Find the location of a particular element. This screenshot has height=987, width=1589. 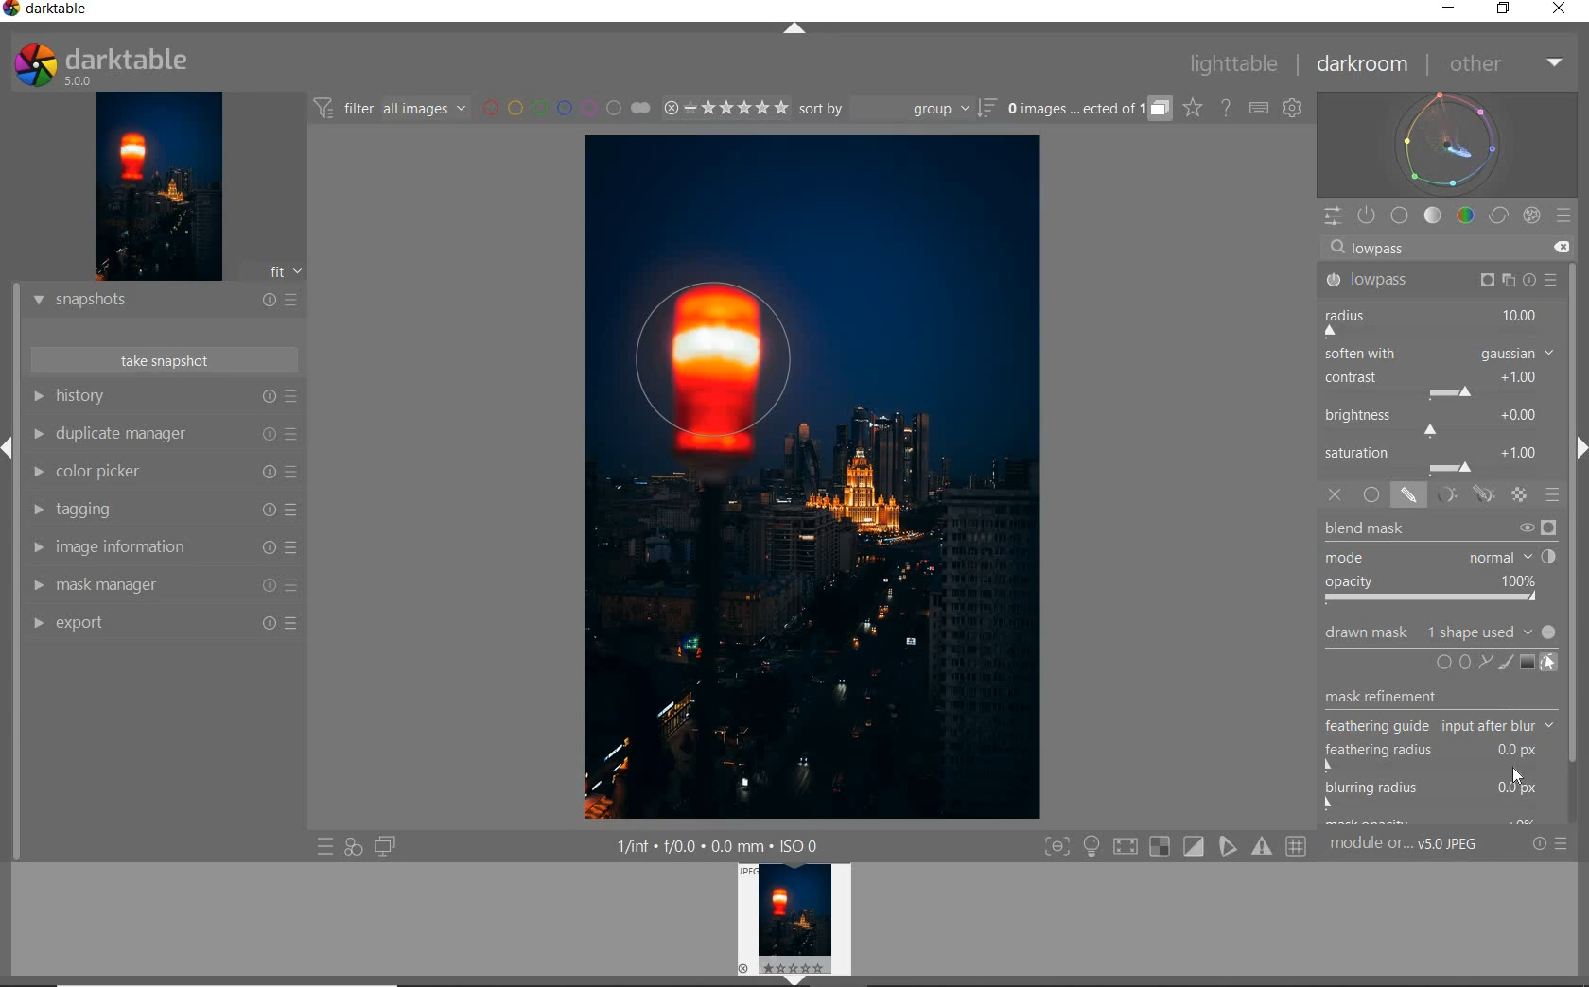

COLOR is located at coordinates (1465, 216).